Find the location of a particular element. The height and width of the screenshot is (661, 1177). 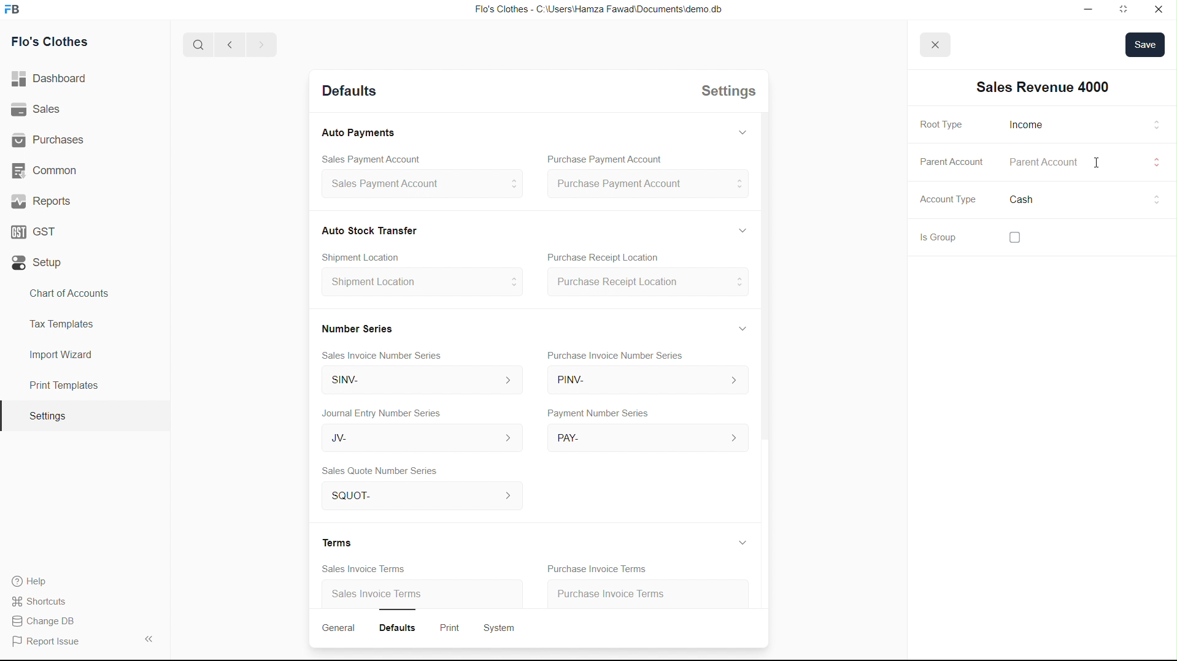

Purchase Receipt Location is located at coordinates (646, 283).